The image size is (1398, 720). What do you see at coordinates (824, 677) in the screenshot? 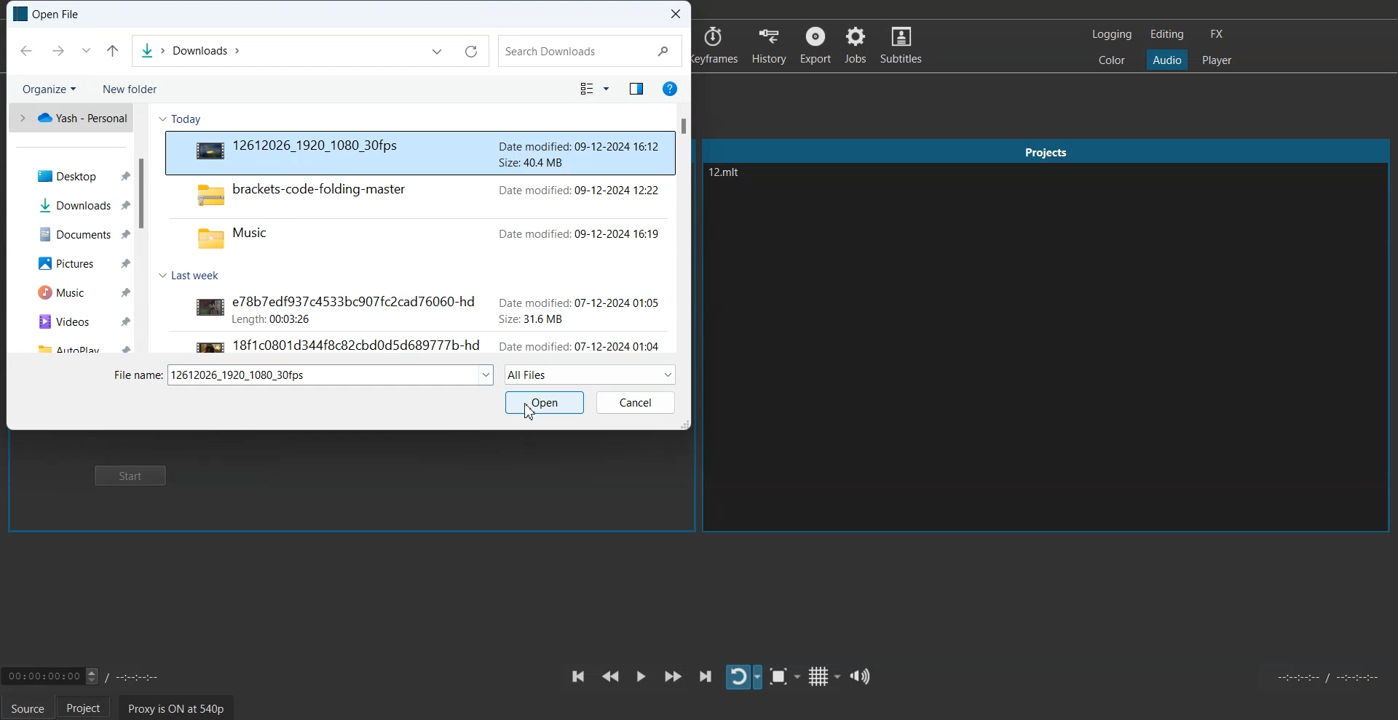
I see `Toggle grid display on the player` at bounding box center [824, 677].